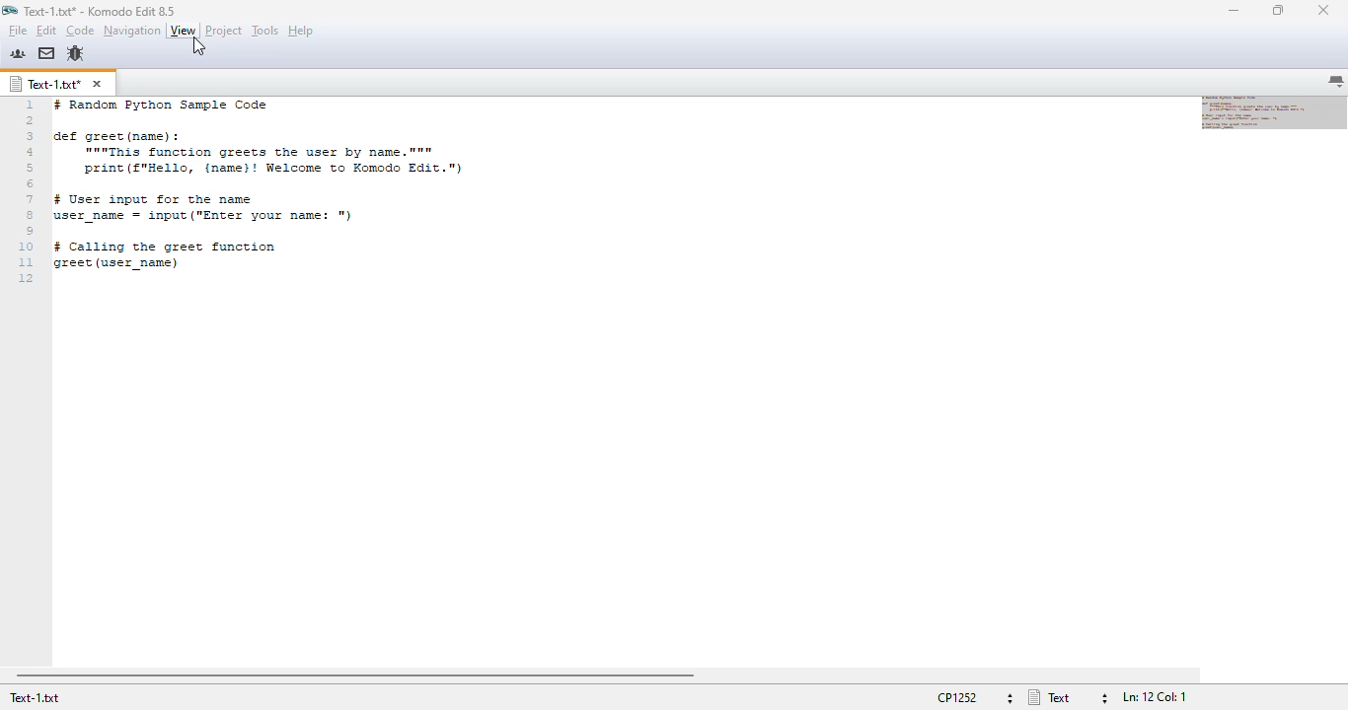 The height and width of the screenshot is (710, 1348). I want to click on file type, so click(1069, 697).